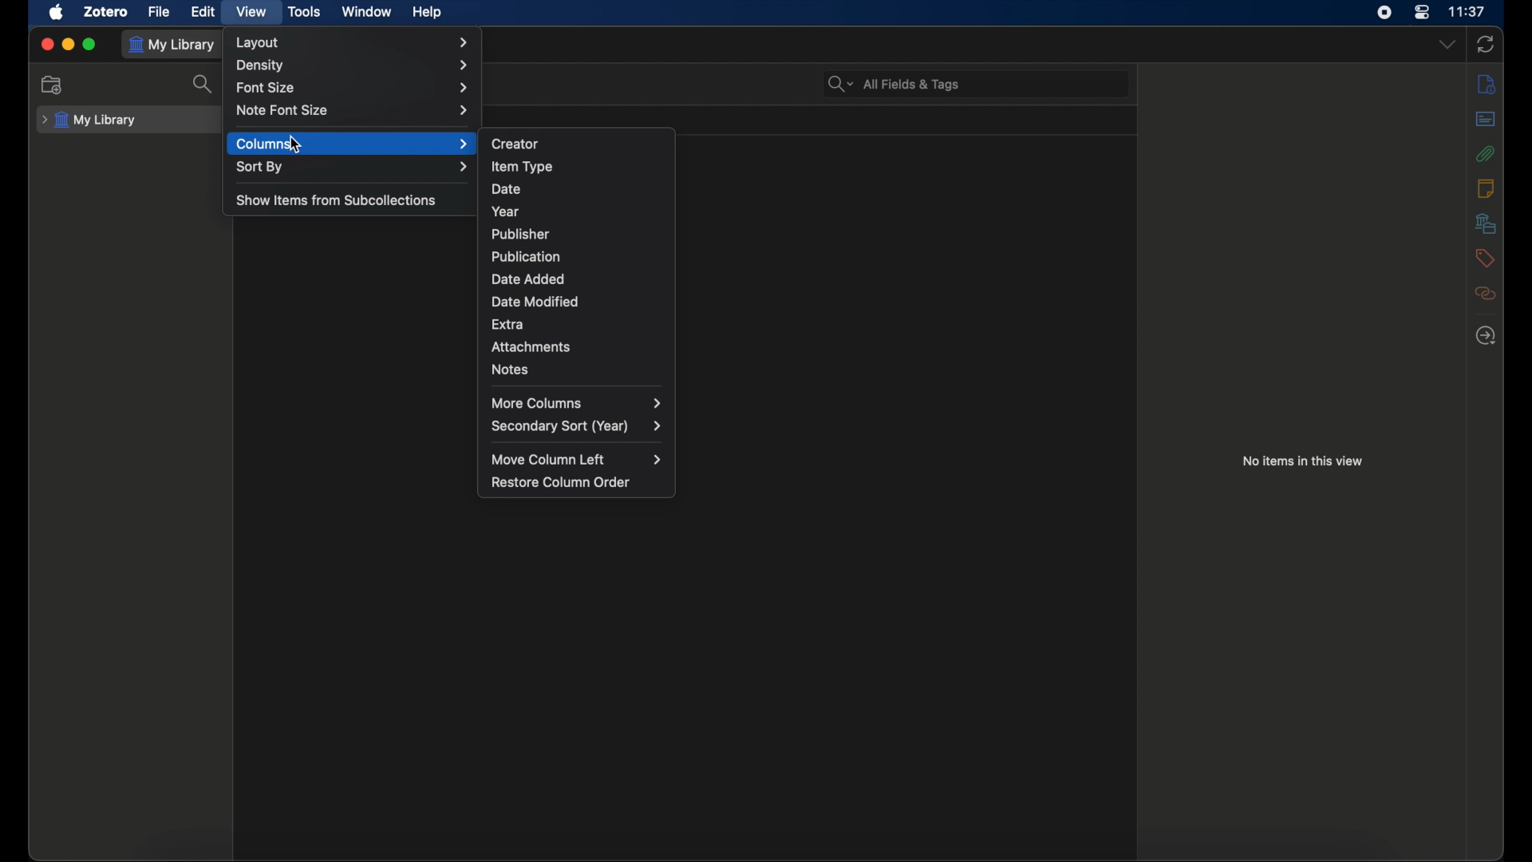 The width and height of the screenshot is (1532, 862). What do you see at coordinates (1486, 223) in the screenshot?
I see `libraries` at bounding box center [1486, 223].